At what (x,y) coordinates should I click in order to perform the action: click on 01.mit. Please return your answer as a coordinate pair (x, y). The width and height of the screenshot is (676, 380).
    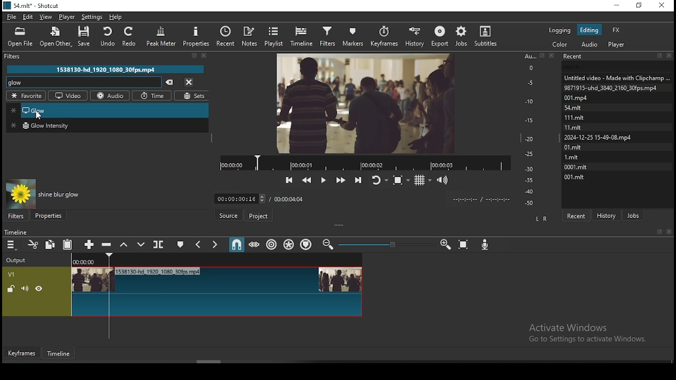
    Looking at the image, I should click on (574, 147).